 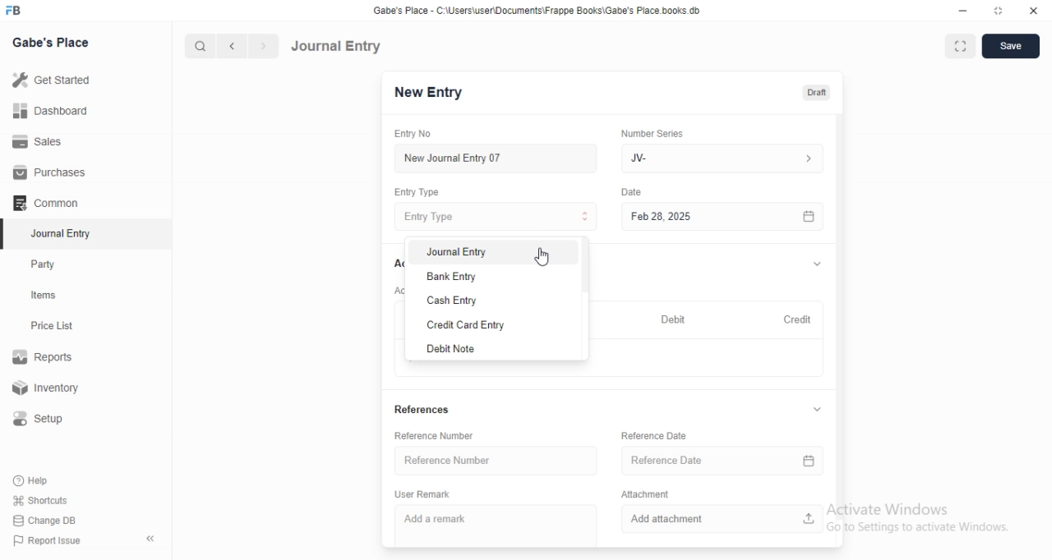 What do you see at coordinates (53, 42) in the screenshot?
I see `Gabe's Place` at bounding box center [53, 42].